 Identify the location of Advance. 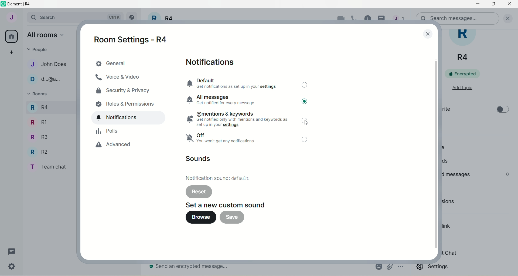
(123, 145).